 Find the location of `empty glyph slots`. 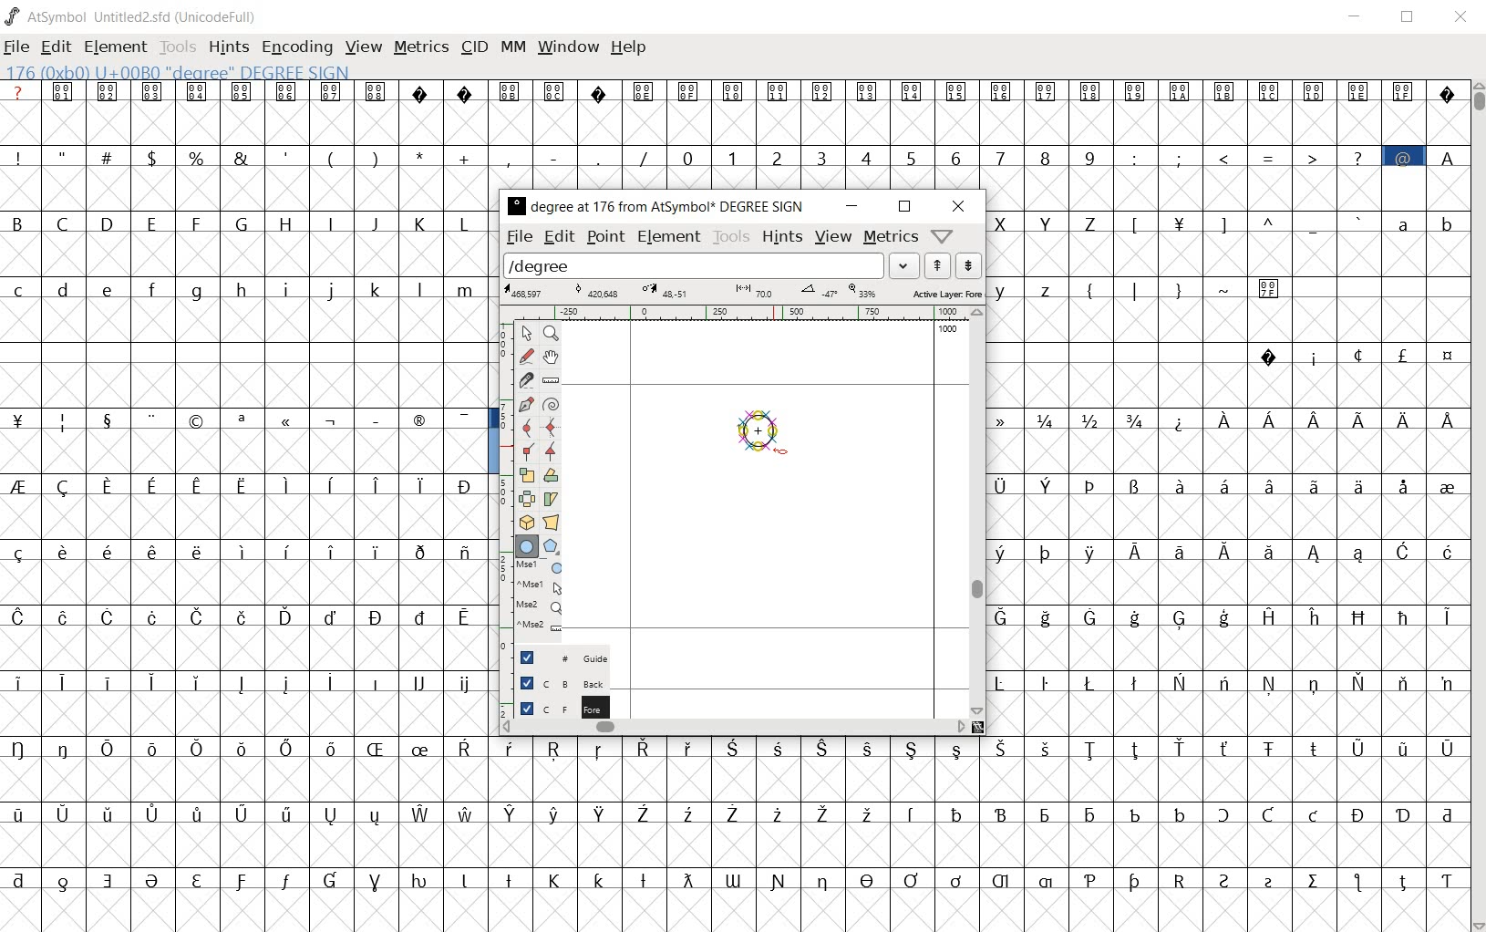

empty glyph slots is located at coordinates (246, 192).